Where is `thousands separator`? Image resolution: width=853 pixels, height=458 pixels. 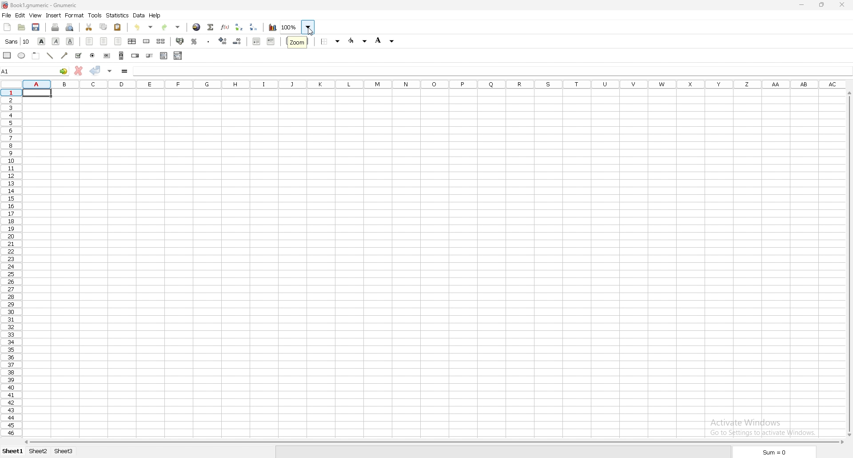
thousands separator is located at coordinates (208, 41).